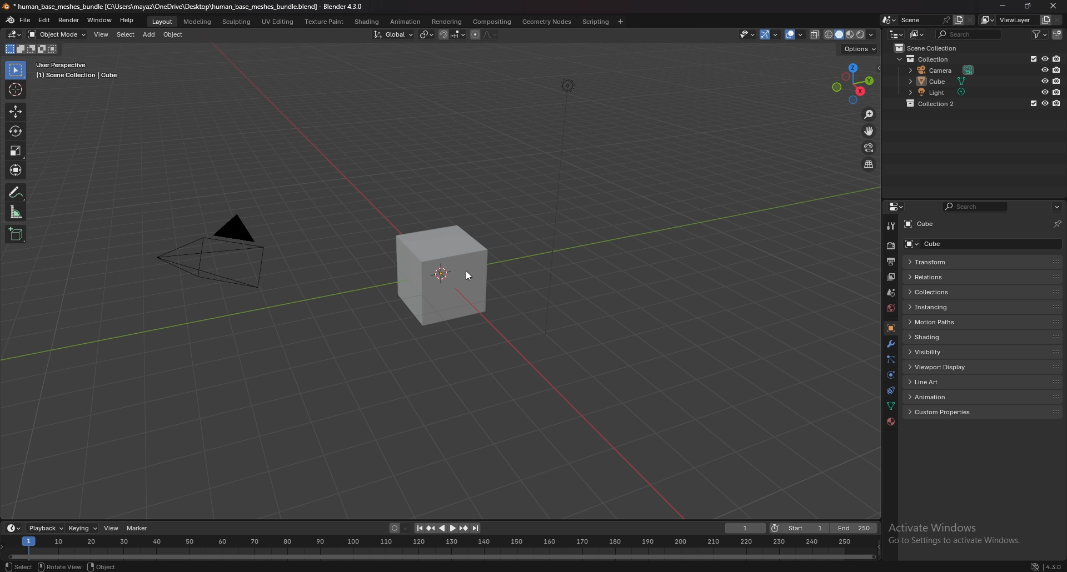 Image resolution: width=1067 pixels, height=572 pixels. Describe the element at coordinates (567, 86) in the screenshot. I see `lighting` at that location.